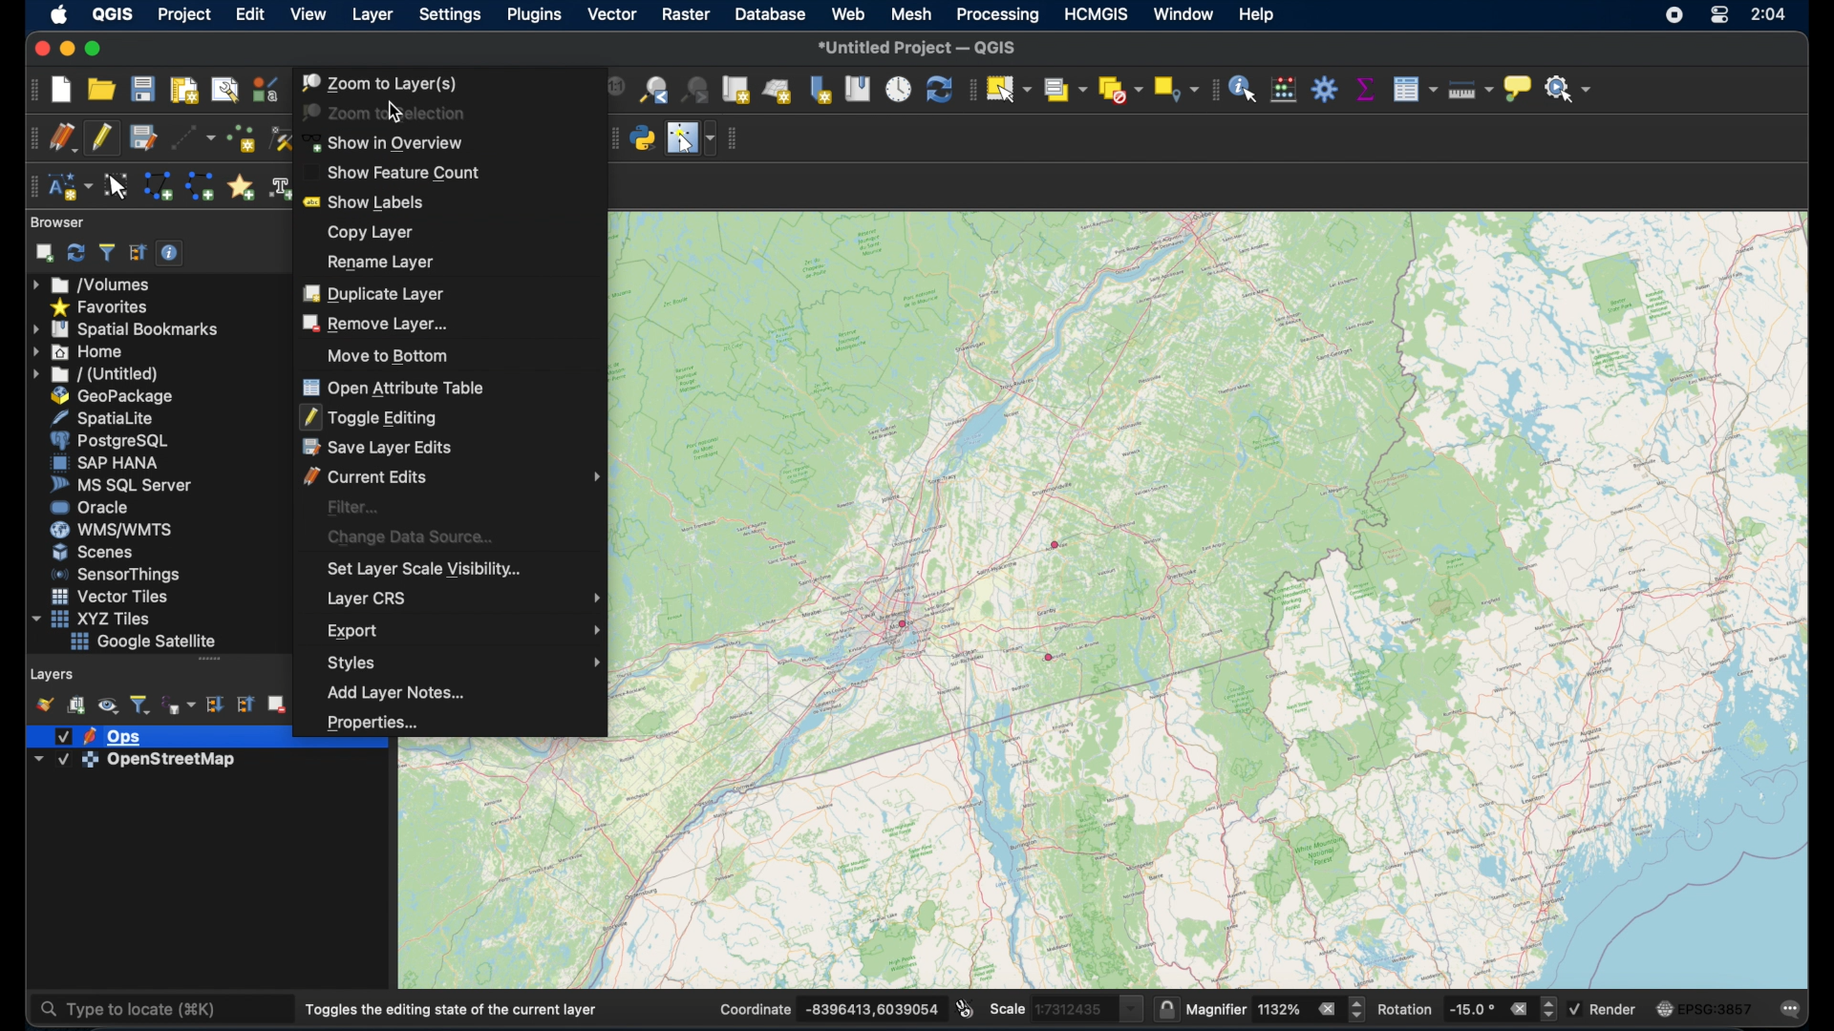  What do you see at coordinates (1246, 90) in the screenshot?
I see `identify features` at bounding box center [1246, 90].